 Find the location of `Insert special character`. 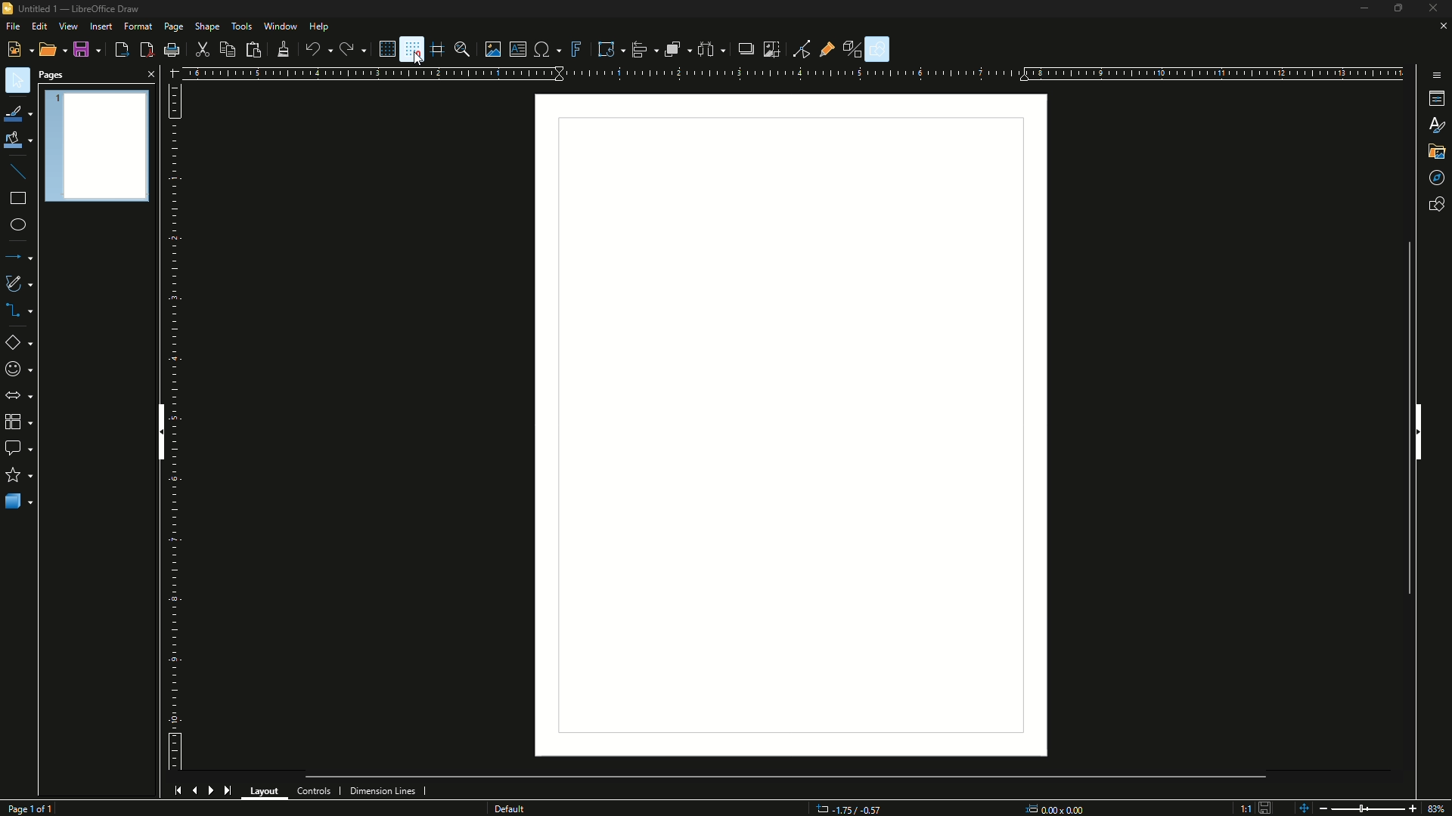

Insert special character is located at coordinates (541, 51).